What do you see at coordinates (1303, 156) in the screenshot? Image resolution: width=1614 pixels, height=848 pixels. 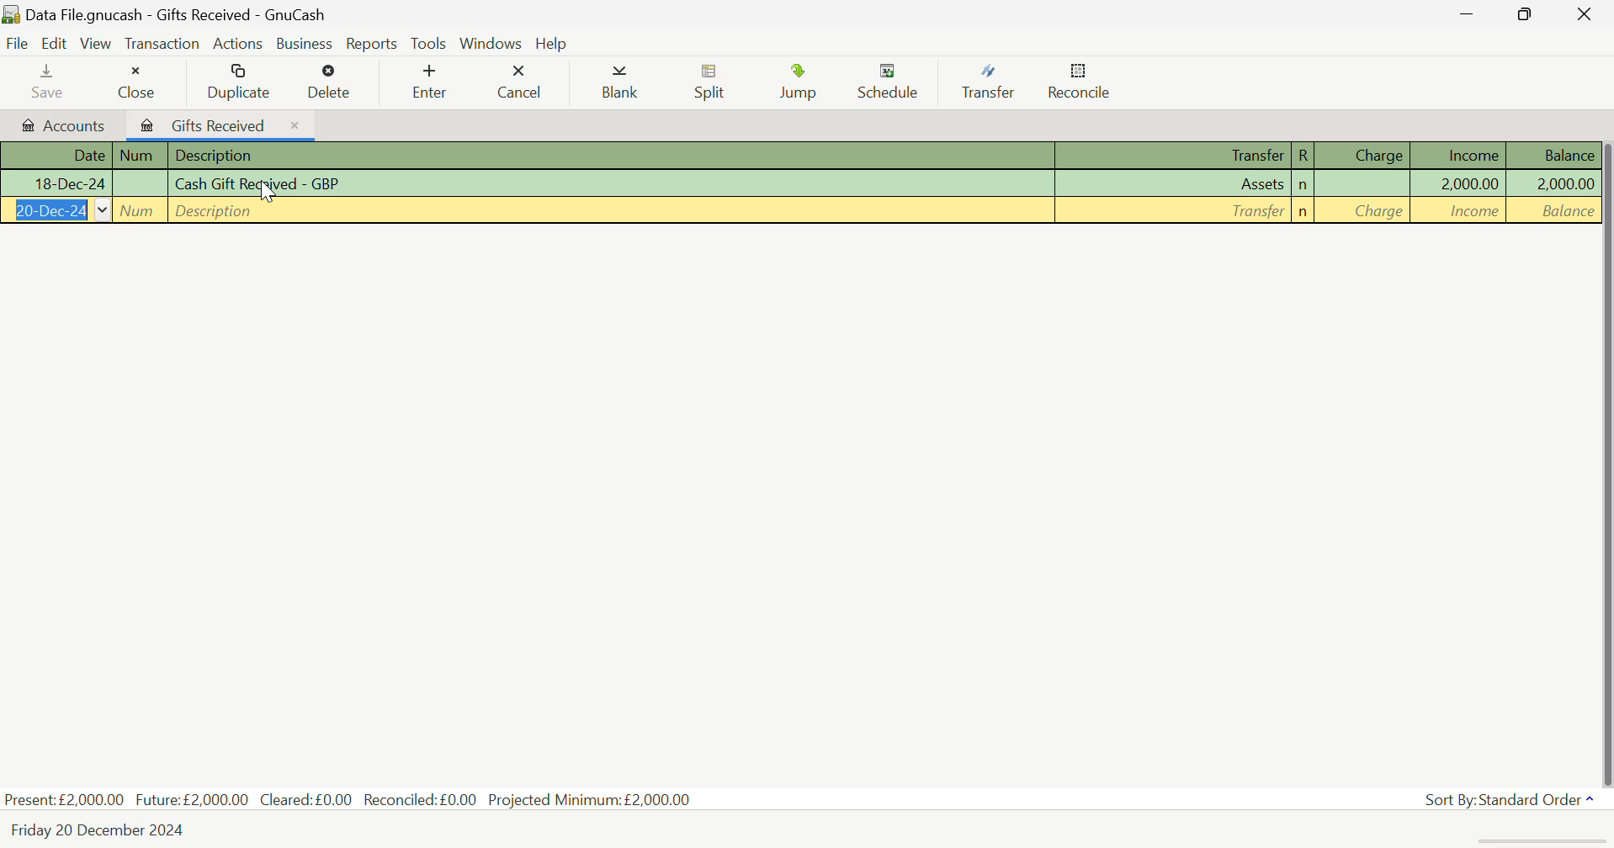 I see `R` at bounding box center [1303, 156].